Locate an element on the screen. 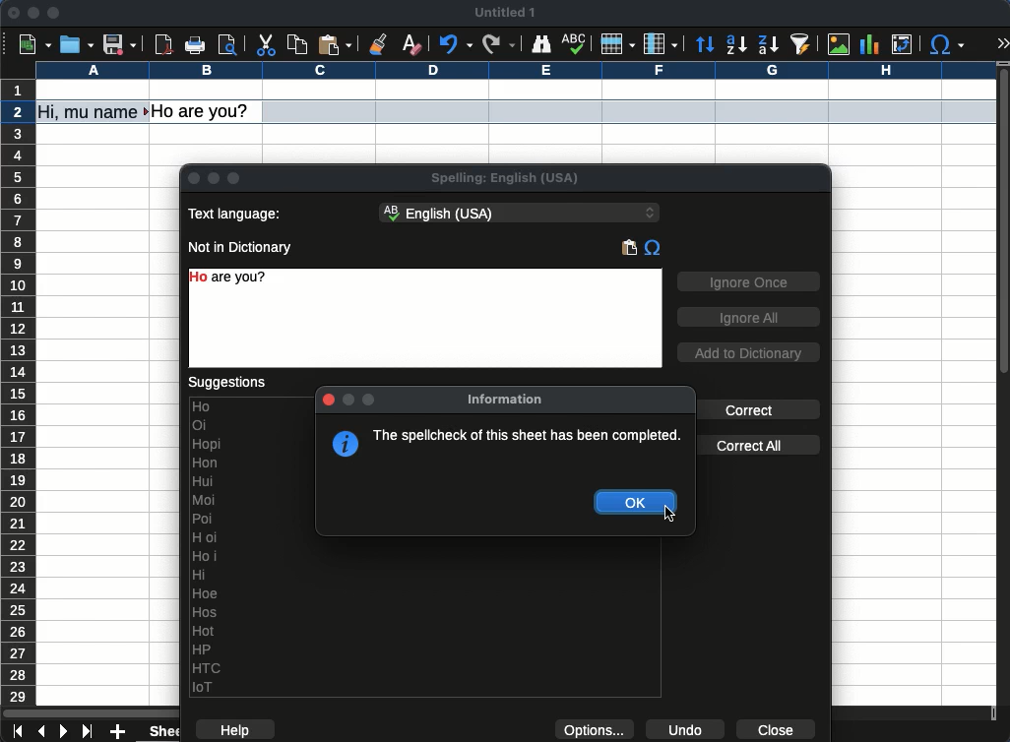  row is located at coordinates (20, 417).